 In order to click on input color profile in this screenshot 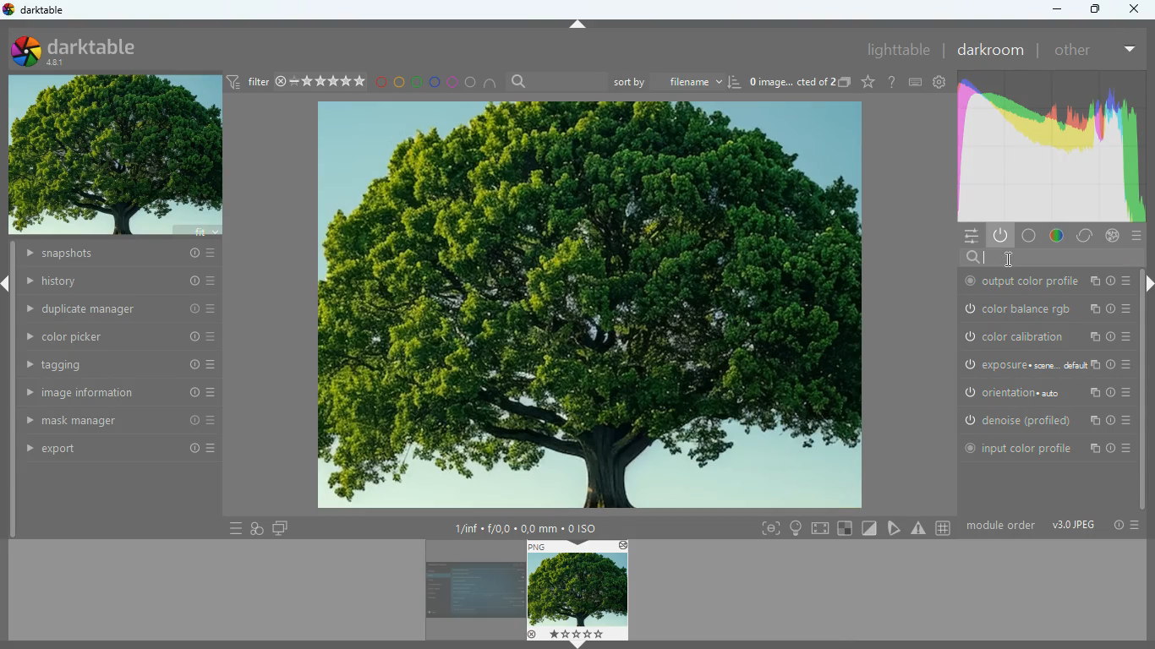, I will do `click(1045, 448)`.